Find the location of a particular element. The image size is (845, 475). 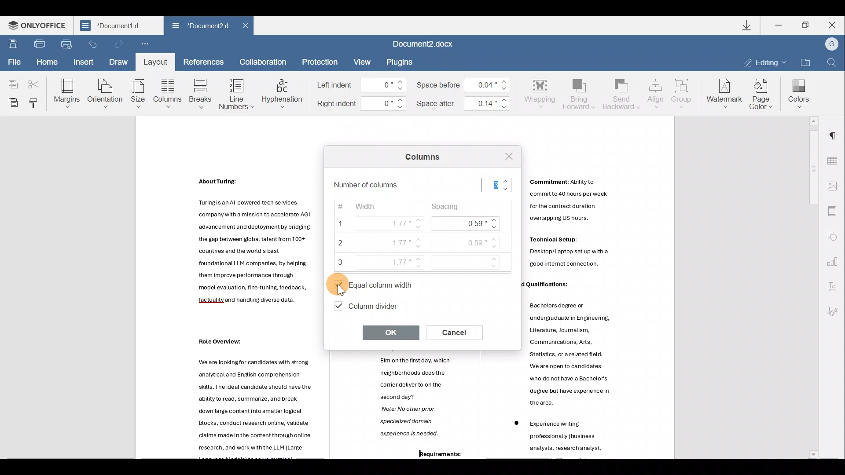

Colors is located at coordinates (798, 91).